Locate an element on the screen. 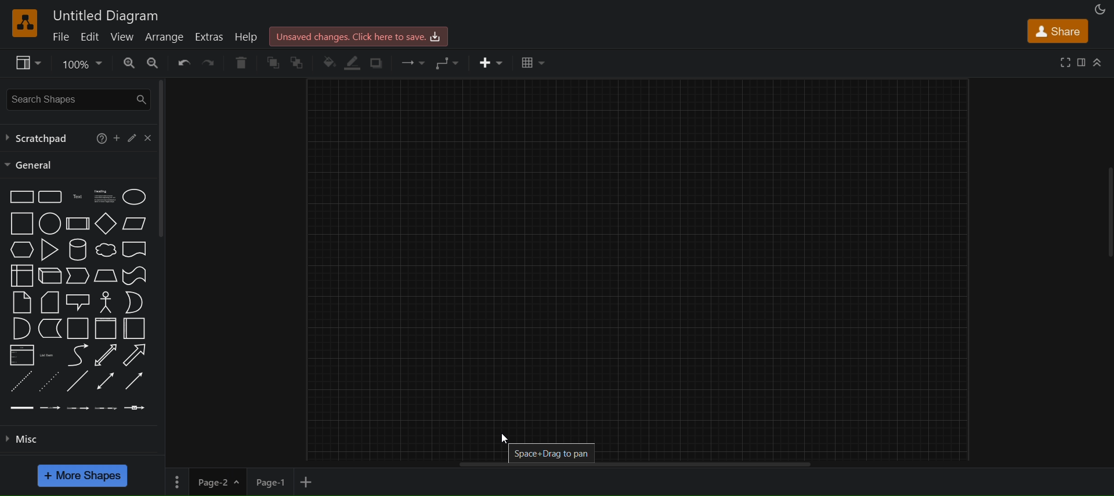 Image resolution: width=1114 pixels, height=496 pixels. ellipse is located at coordinates (135, 196).